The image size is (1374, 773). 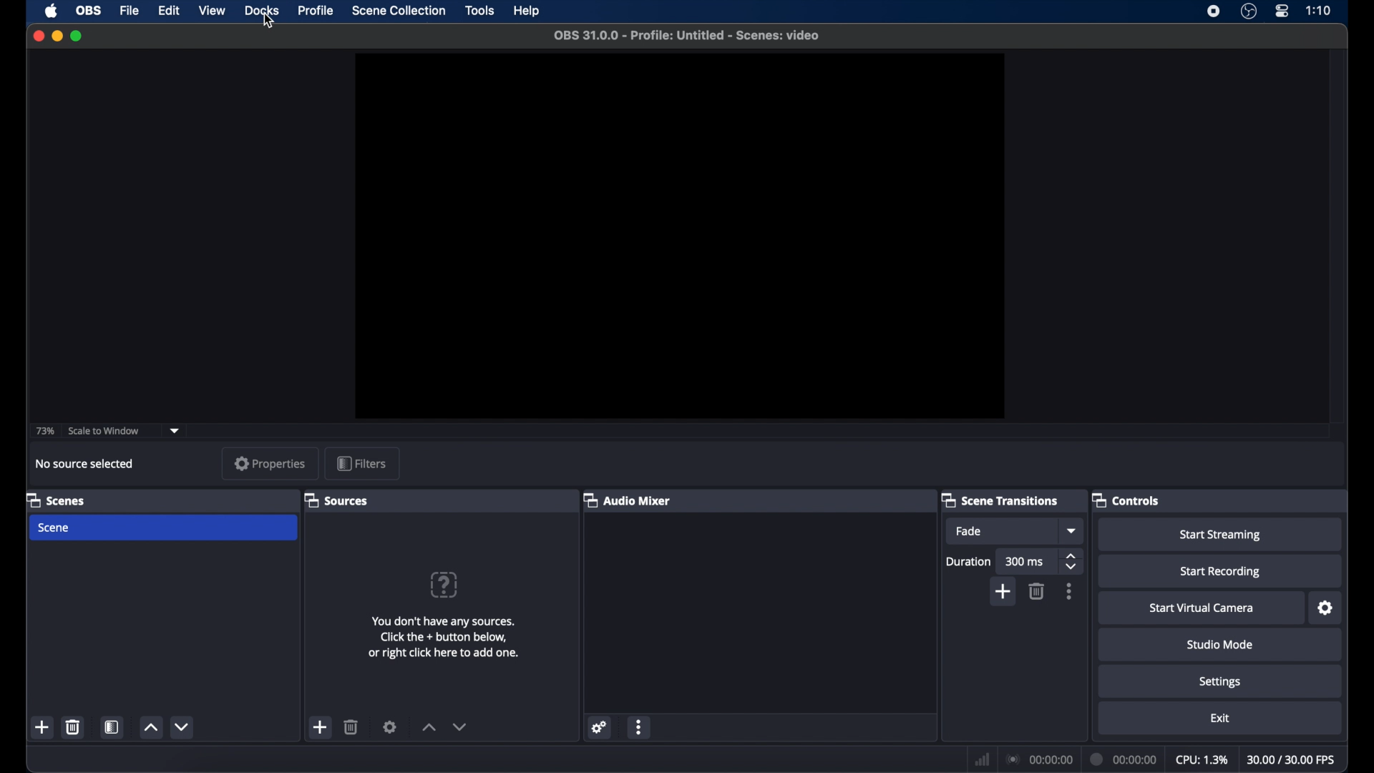 What do you see at coordinates (1025, 563) in the screenshot?
I see `300 ms` at bounding box center [1025, 563].